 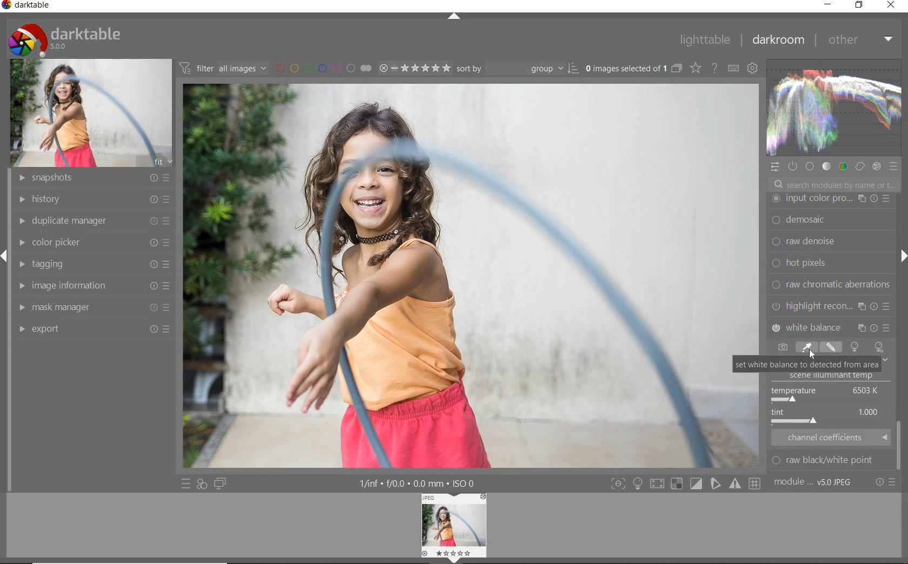 I want to click on waveform, so click(x=833, y=107).